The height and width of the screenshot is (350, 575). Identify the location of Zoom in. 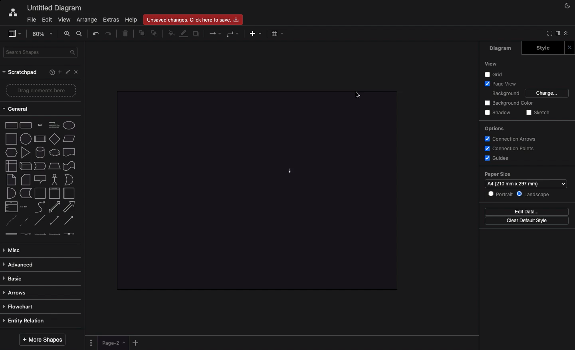
(67, 34).